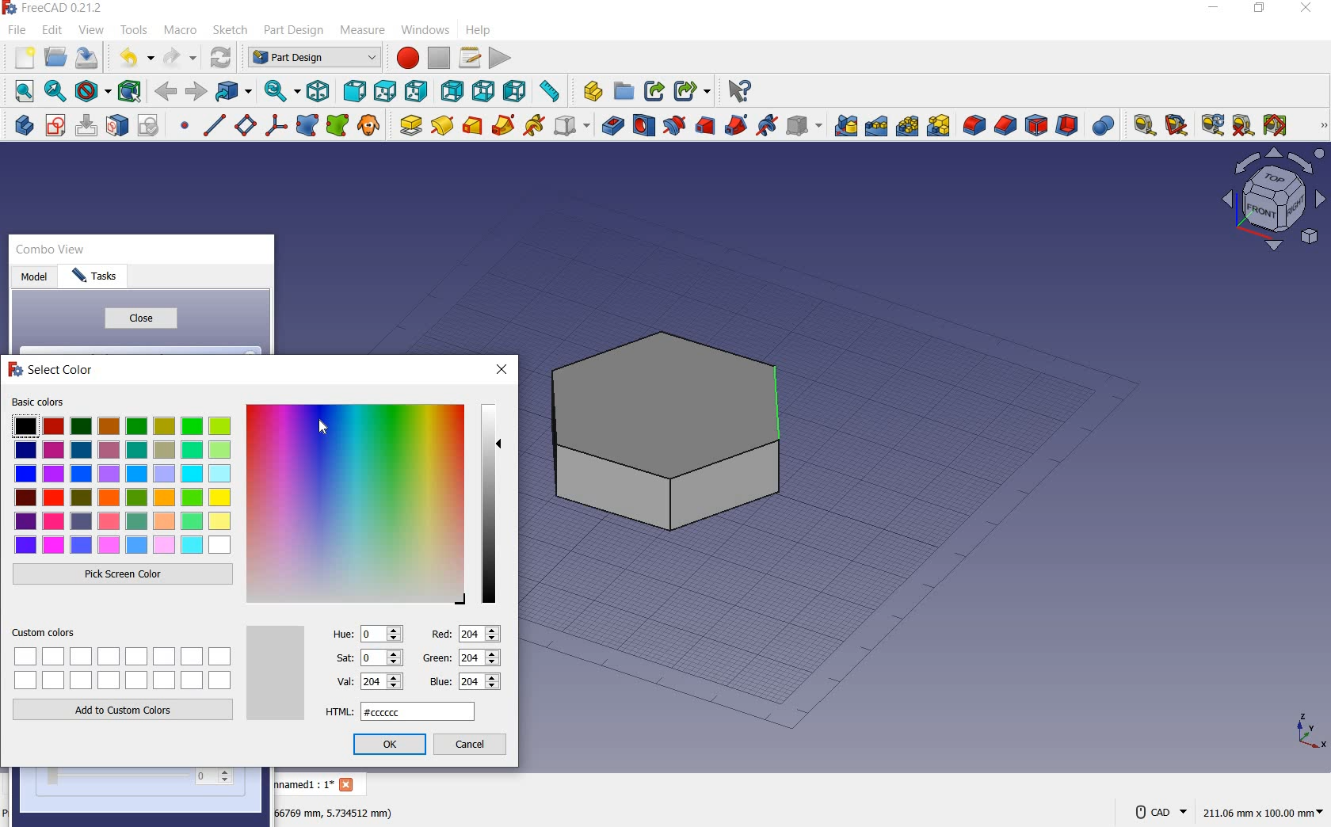  What do you see at coordinates (235, 92) in the screenshot?
I see `go to linked object` at bounding box center [235, 92].